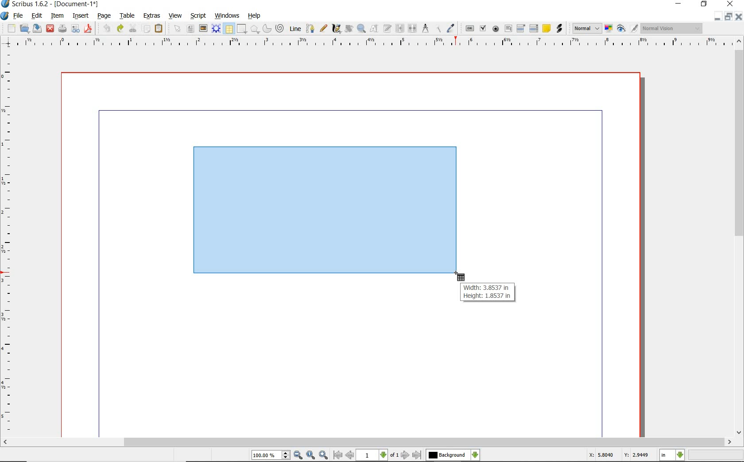  I want to click on ruler, so click(376, 42).